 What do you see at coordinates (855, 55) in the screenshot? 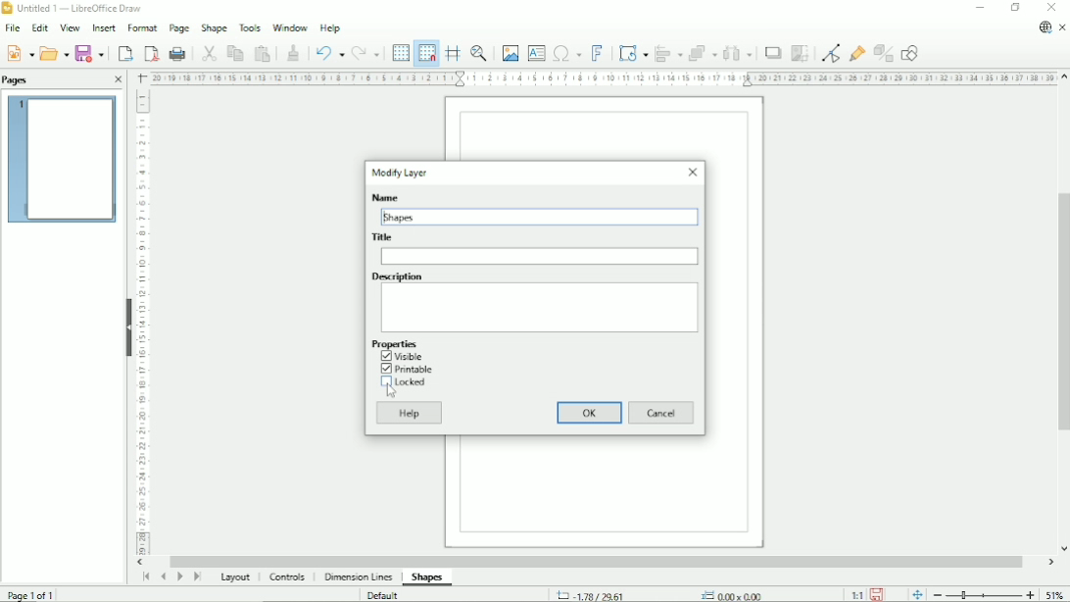
I see `Show gluepoint functions` at bounding box center [855, 55].